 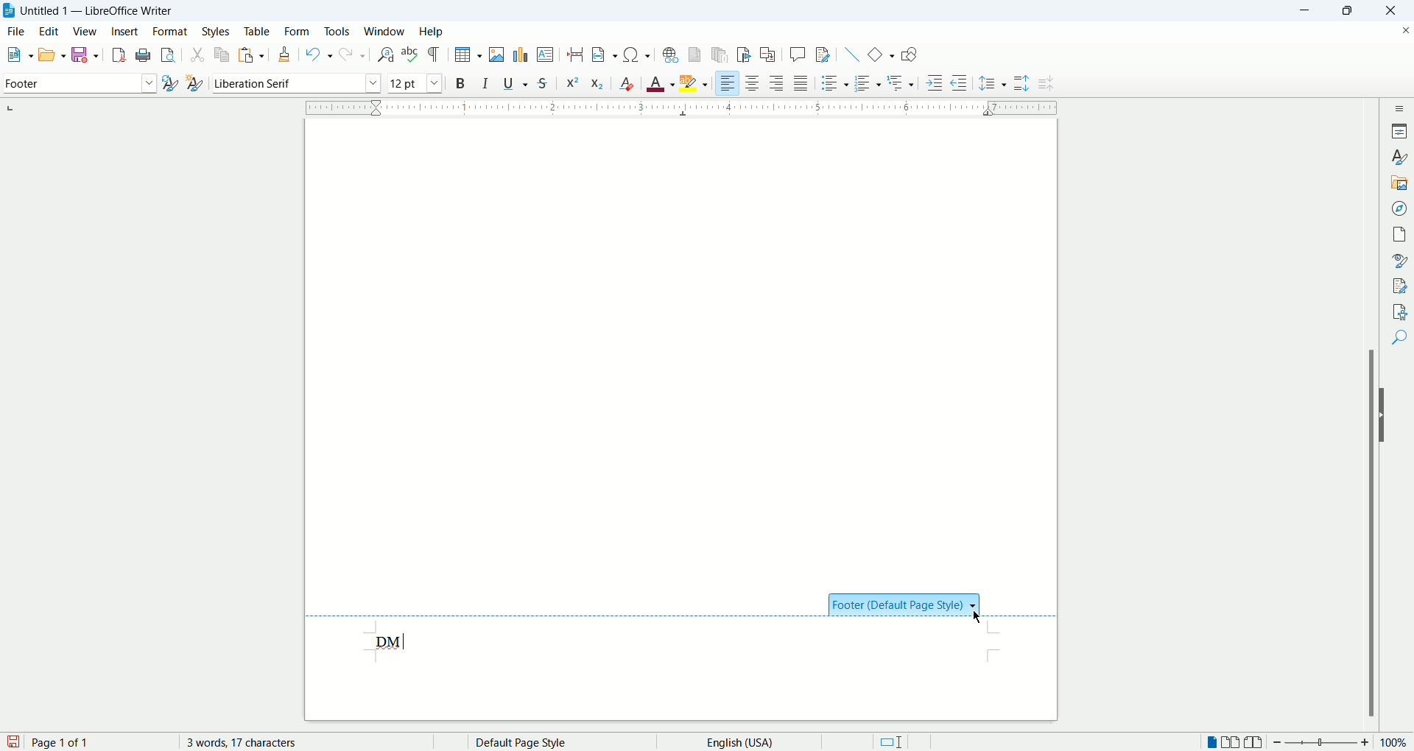 I want to click on maximize, so click(x=1354, y=12).